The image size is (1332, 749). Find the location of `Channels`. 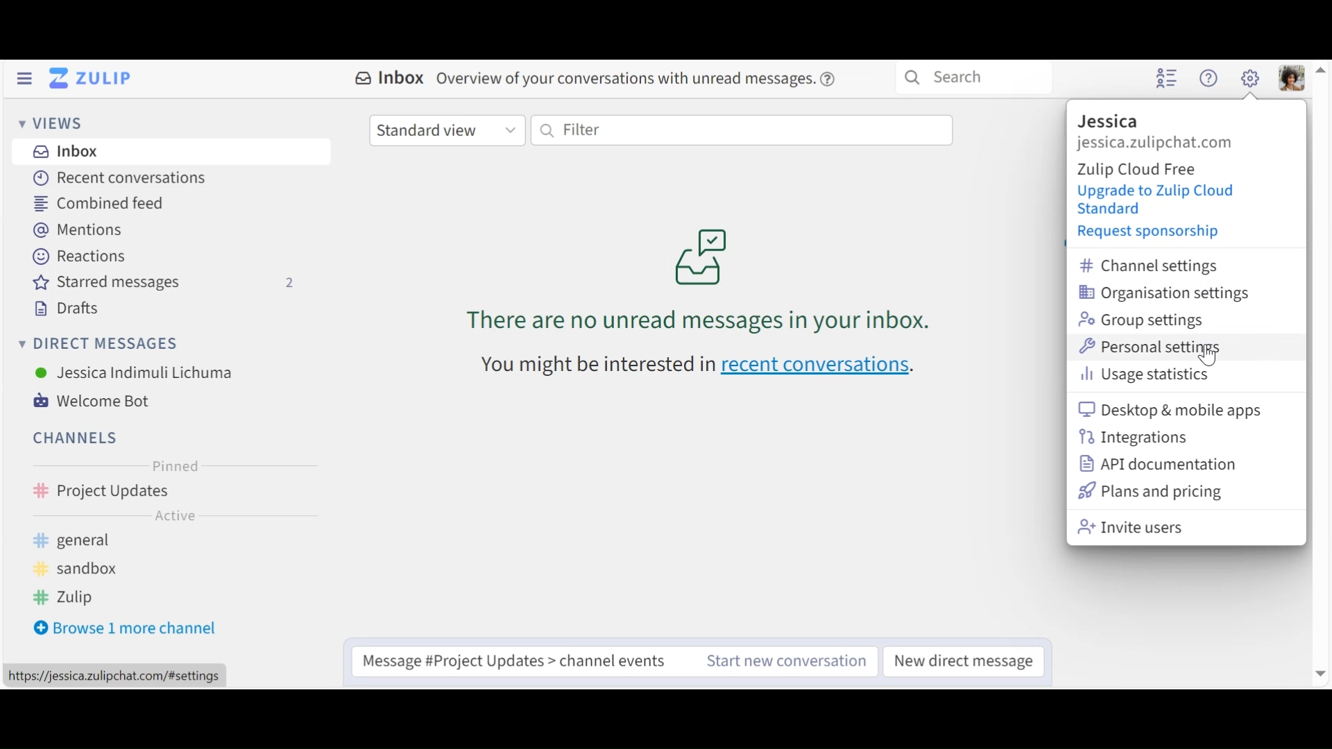

Channels is located at coordinates (74, 439).